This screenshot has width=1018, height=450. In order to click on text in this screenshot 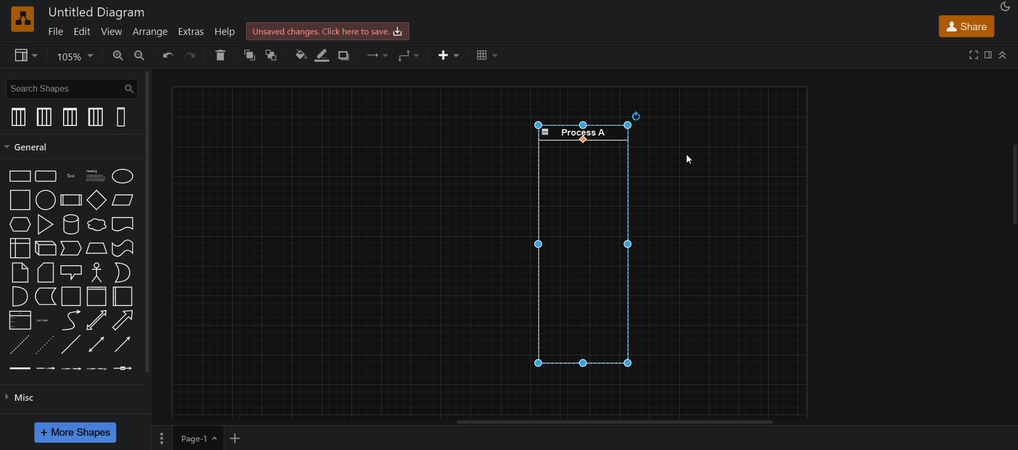, I will do `click(71, 175)`.